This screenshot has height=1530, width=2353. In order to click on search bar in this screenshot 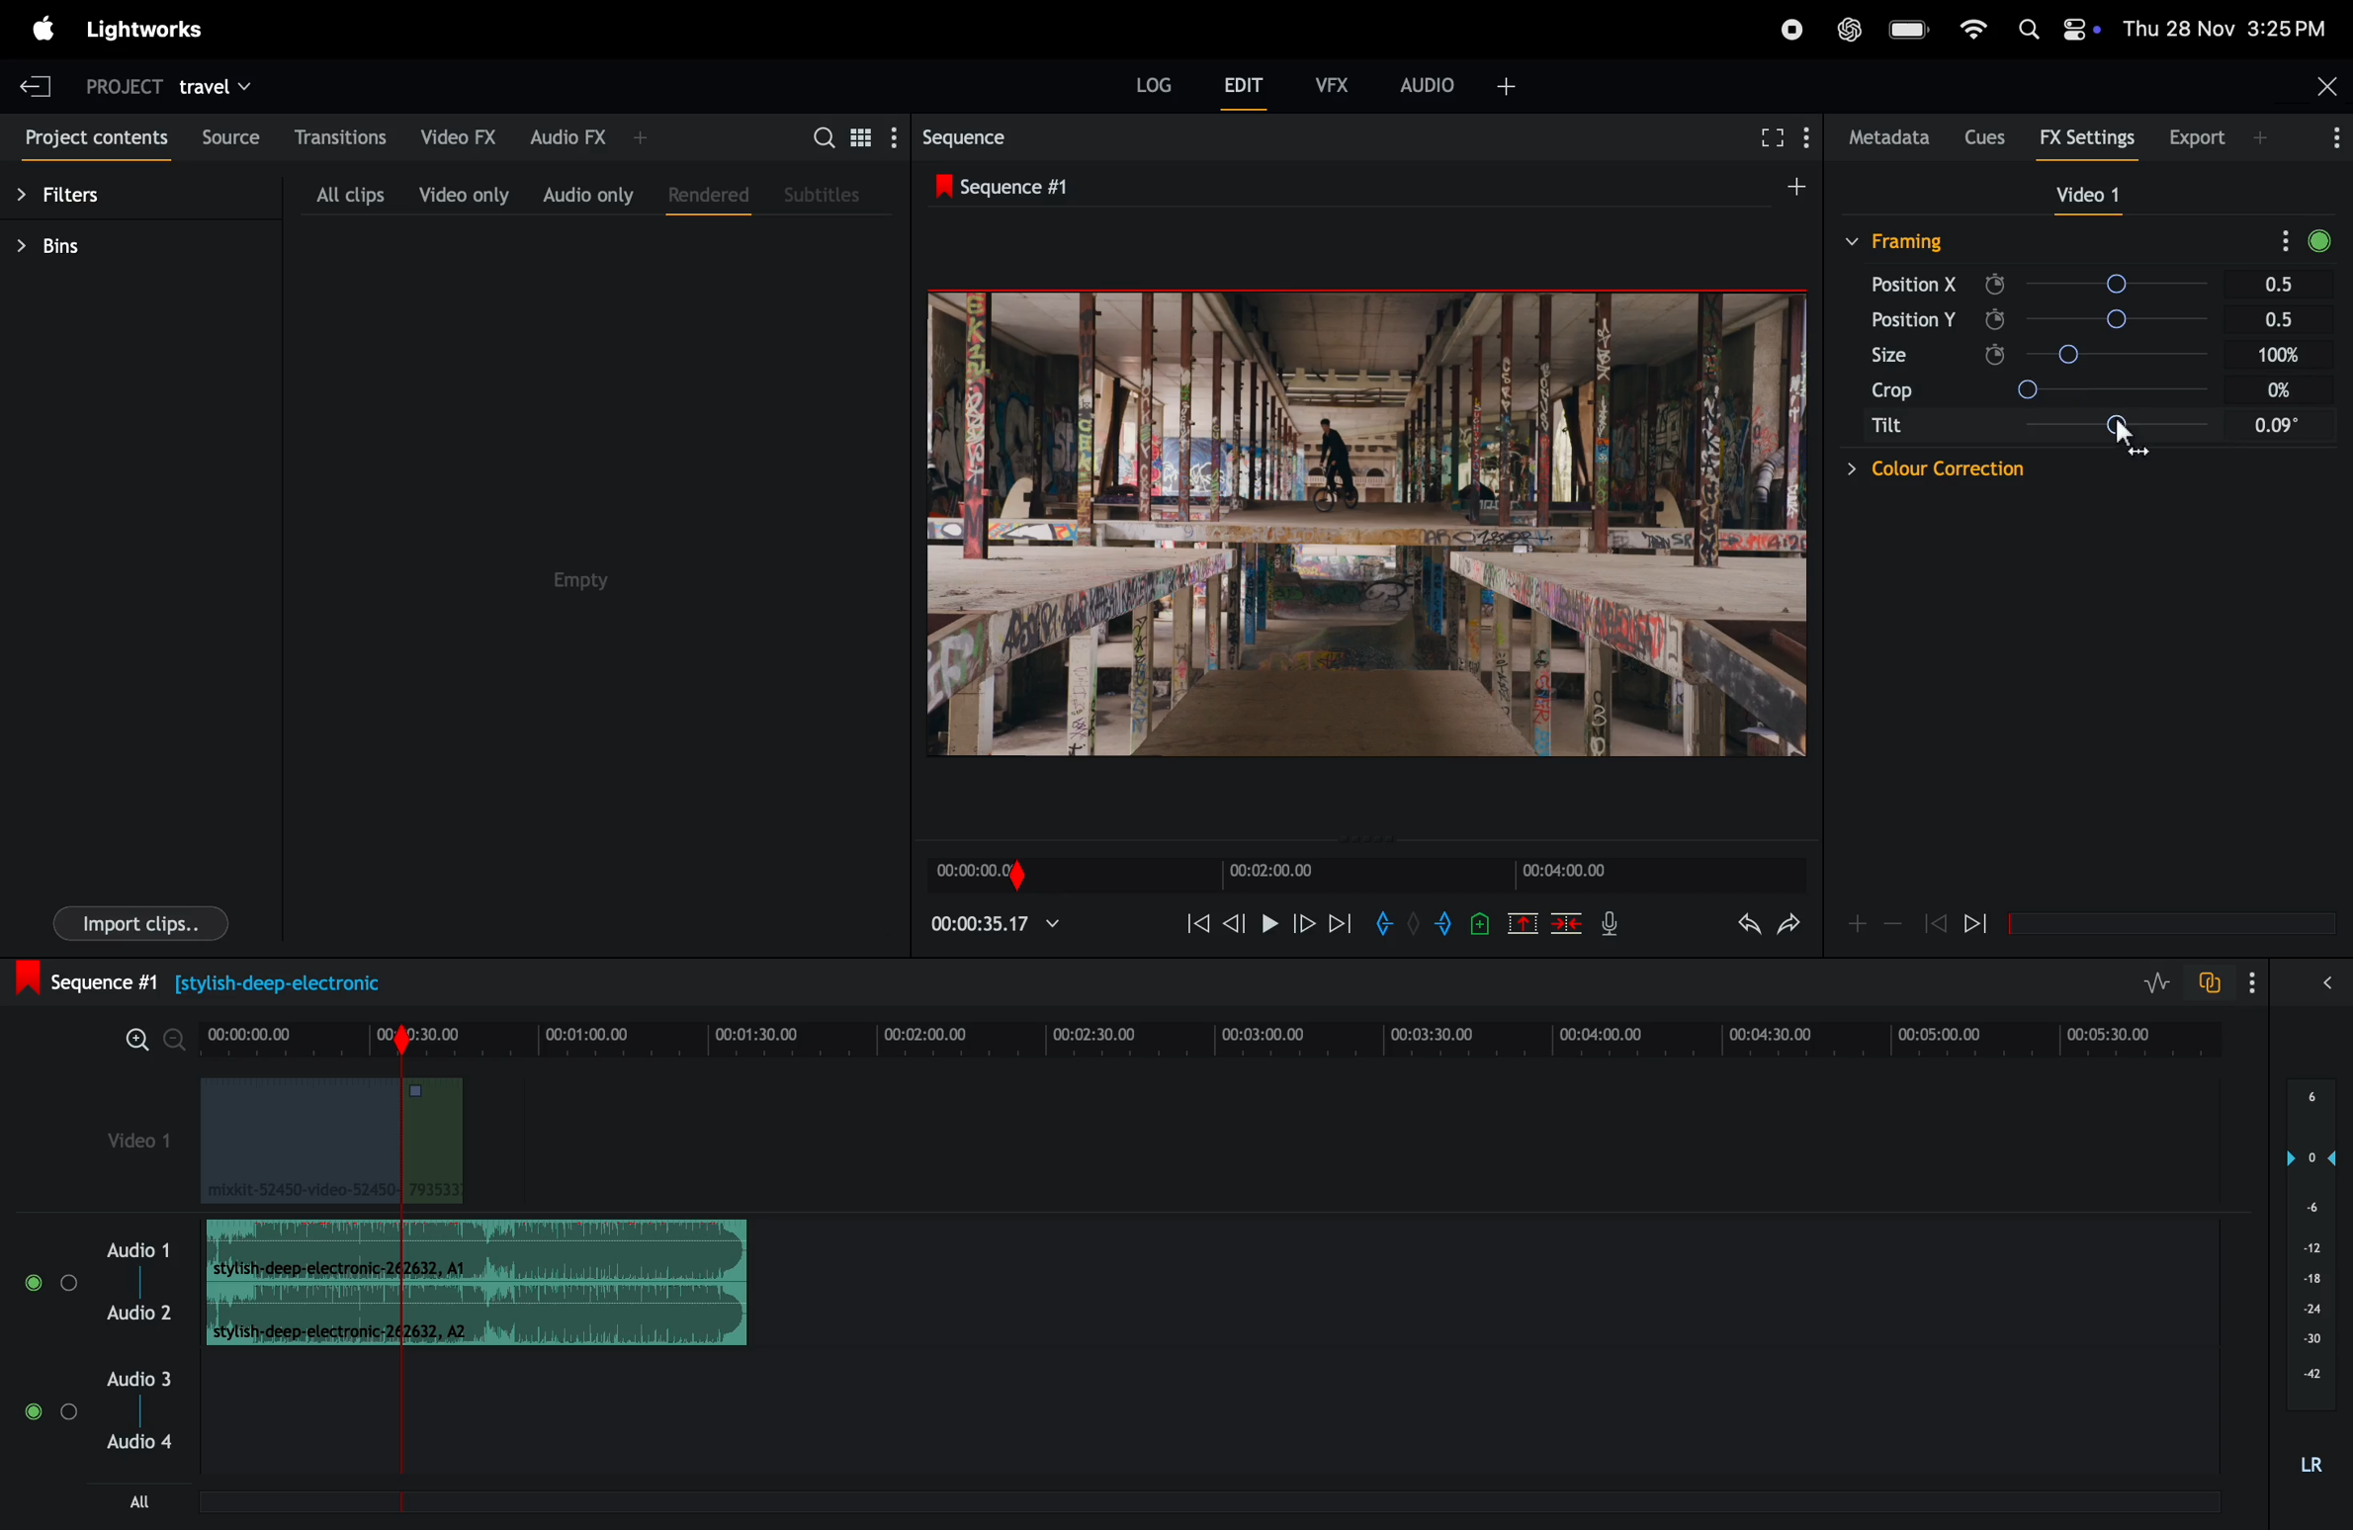, I will do `click(846, 135)`.